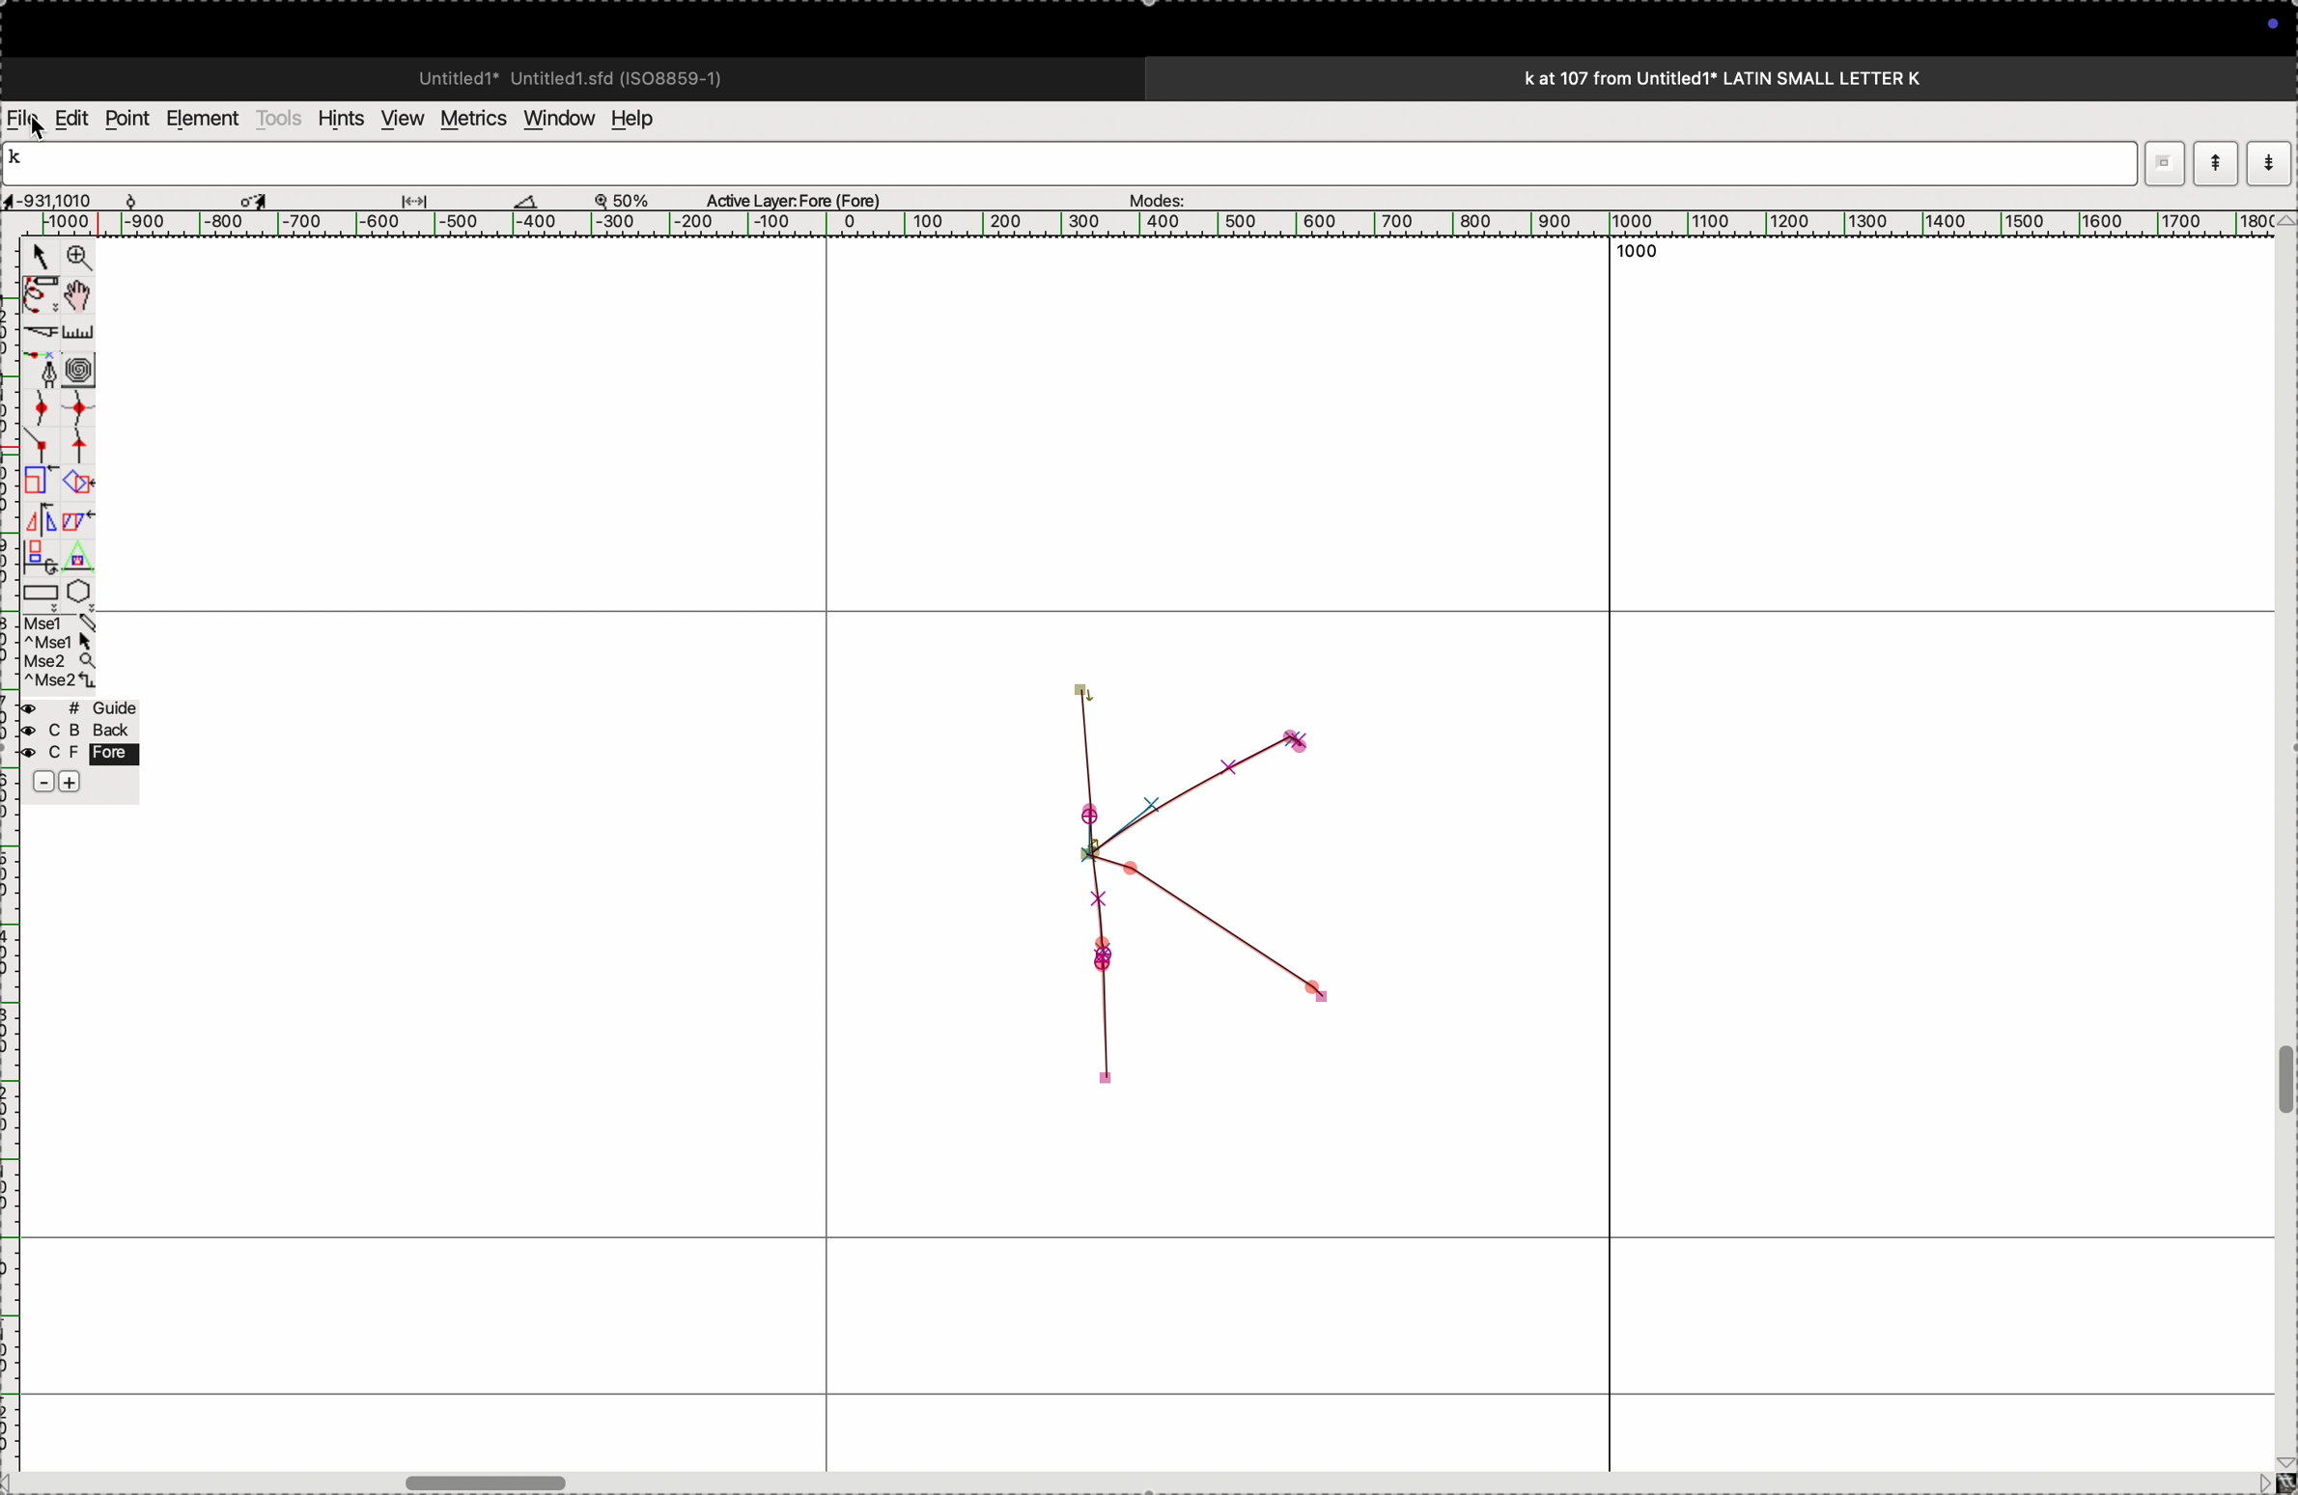 The image size is (2298, 1495). What do you see at coordinates (78, 591) in the screenshot?
I see `polygon` at bounding box center [78, 591].